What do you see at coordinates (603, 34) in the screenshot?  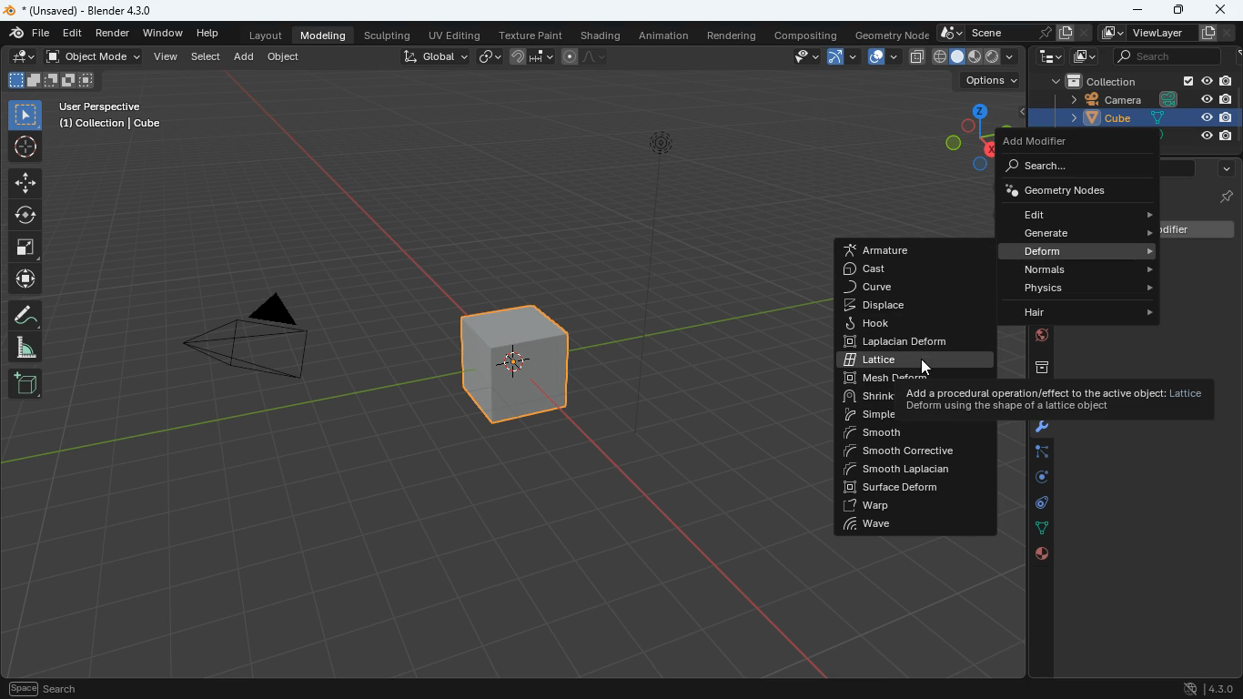 I see `shading` at bounding box center [603, 34].